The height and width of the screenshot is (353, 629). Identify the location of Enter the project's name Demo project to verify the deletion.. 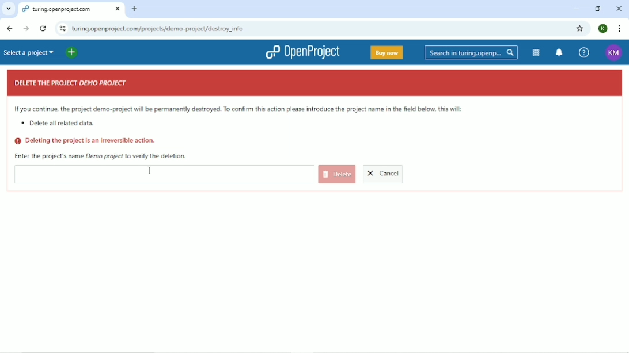
(101, 156).